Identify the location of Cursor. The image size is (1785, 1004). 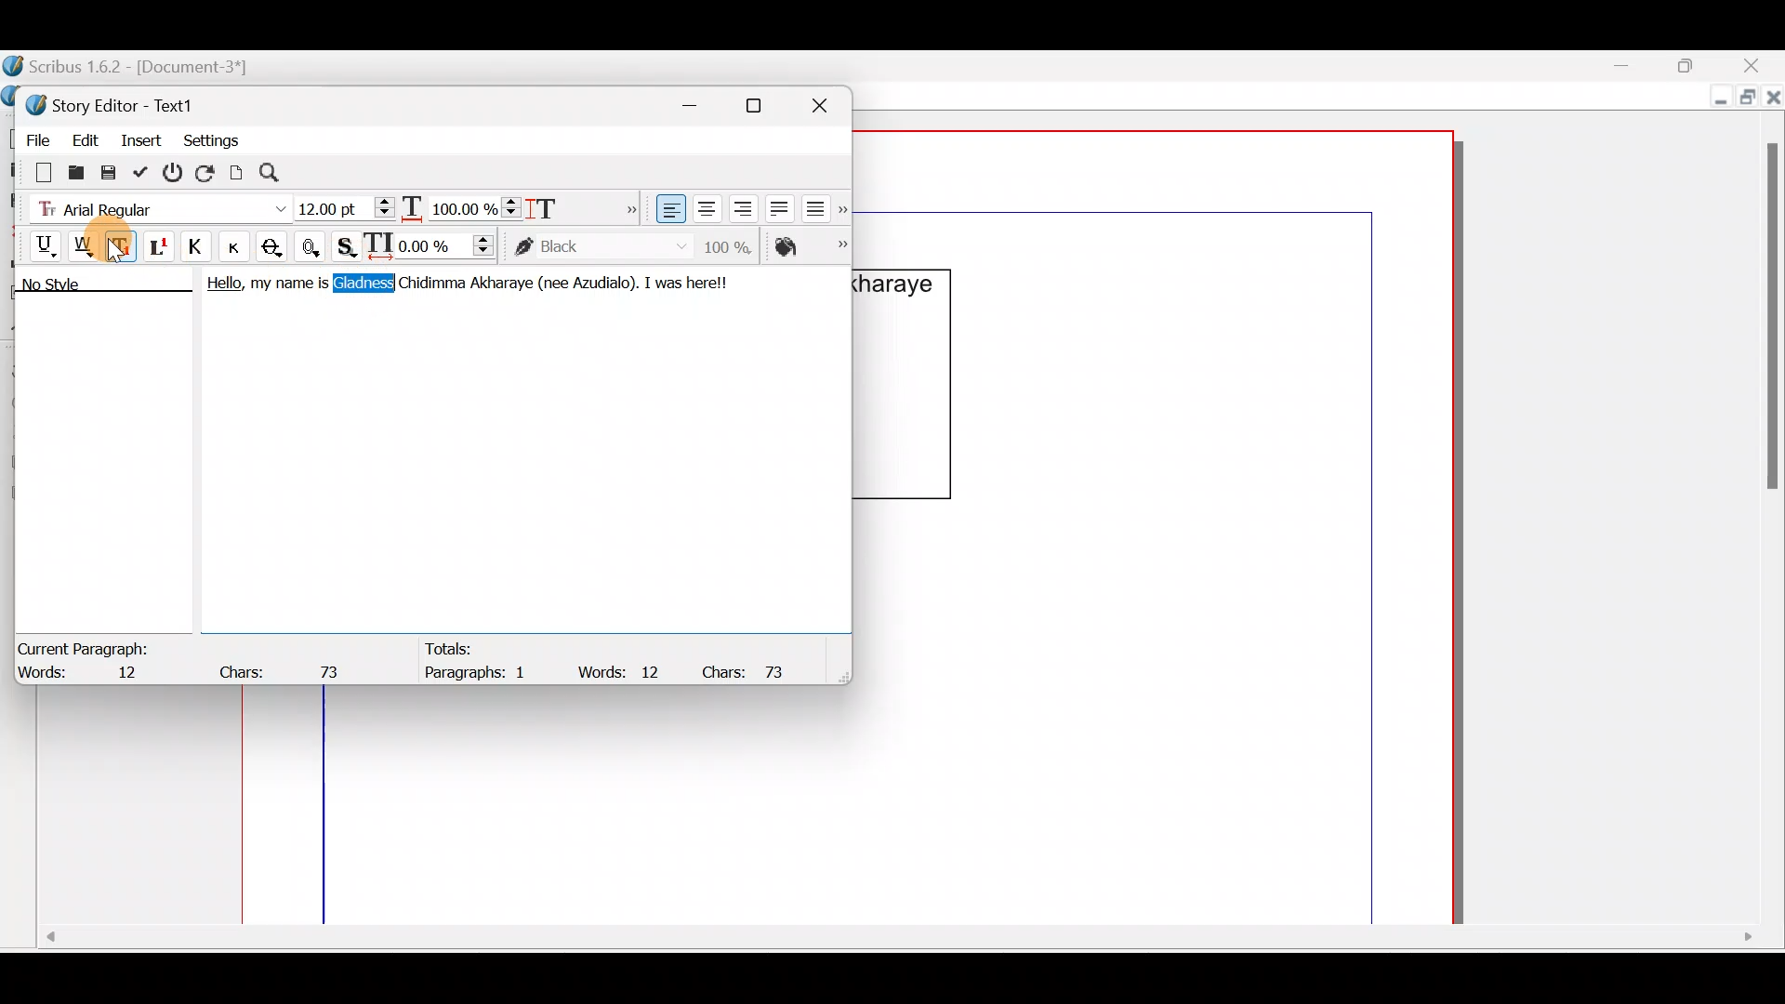
(119, 248).